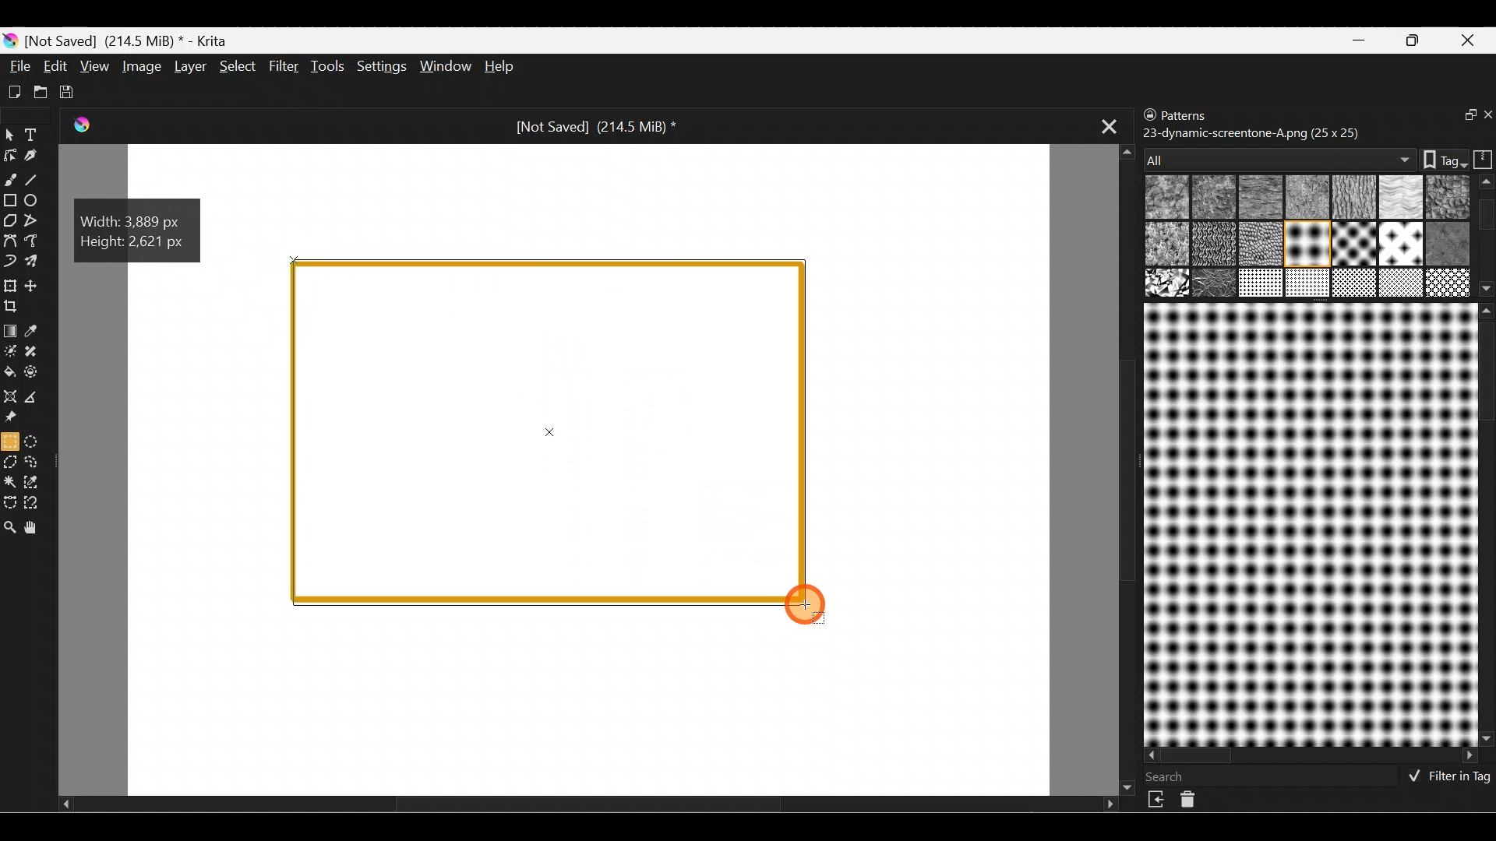 This screenshot has height=841, width=1496. I want to click on Krita logo, so click(9, 41).